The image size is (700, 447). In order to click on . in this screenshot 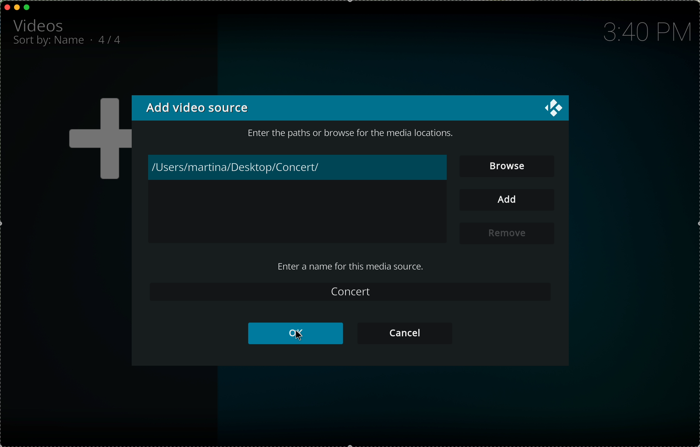, I will do `click(93, 40)`.